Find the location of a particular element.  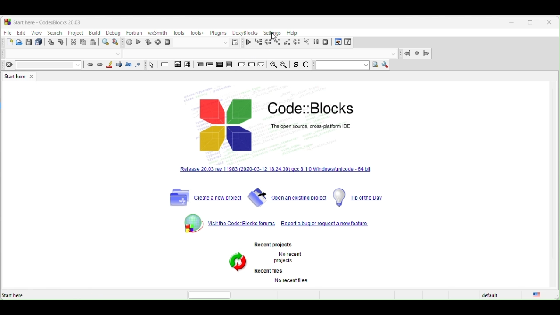

help is located at coordinates (299, 32).